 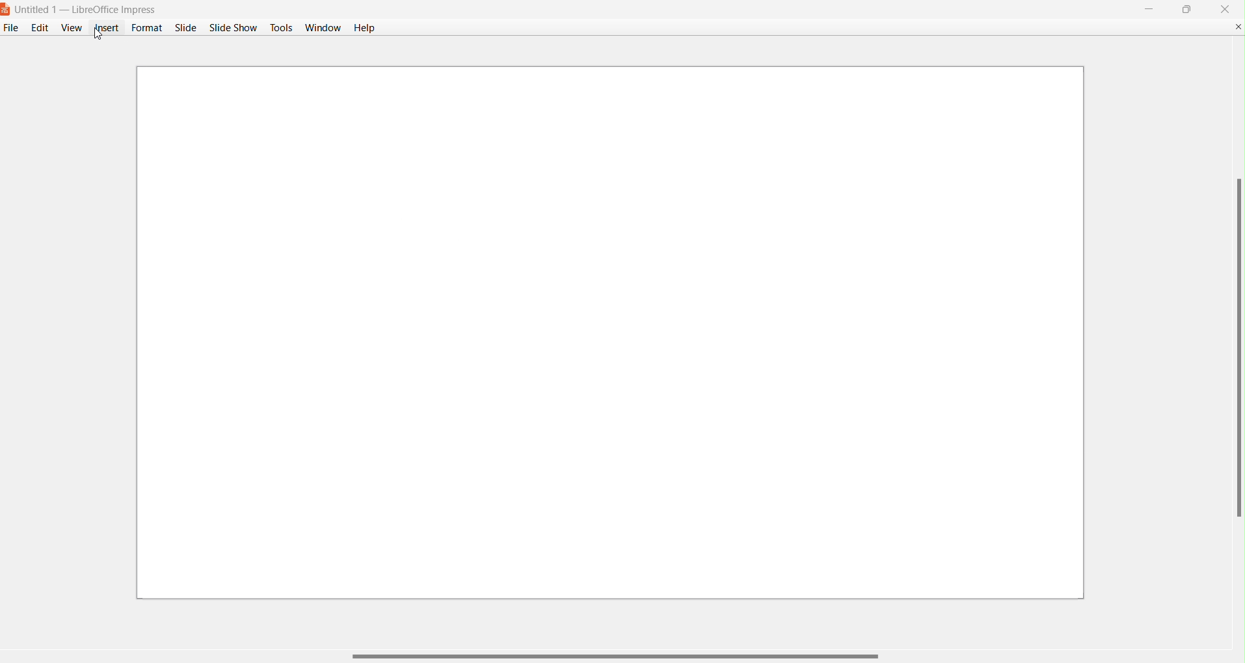 I want to click on Format, so click(x=147, y=27).